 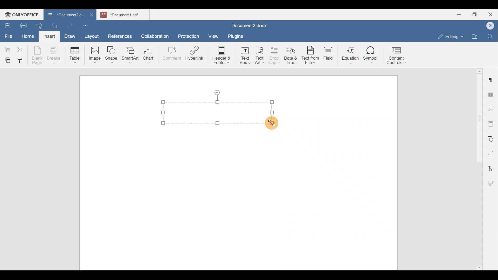 I want to click on Draw, so click(x=69, y=35).